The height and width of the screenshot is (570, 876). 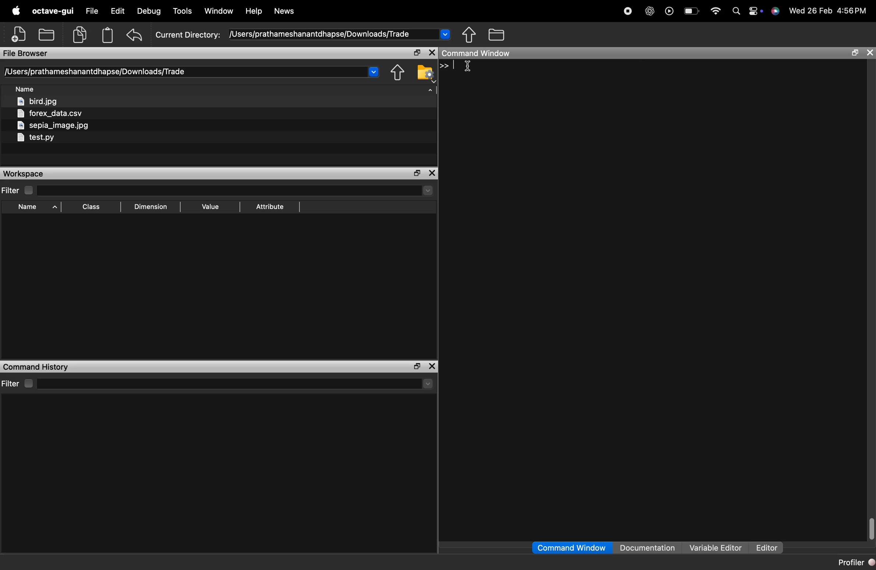 I want to click on open folder , so click(x=47, y=35).